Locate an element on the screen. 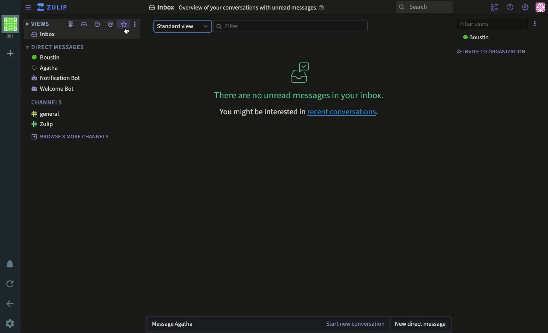  browse 3 more channels  is located at coordinates (68, 137).